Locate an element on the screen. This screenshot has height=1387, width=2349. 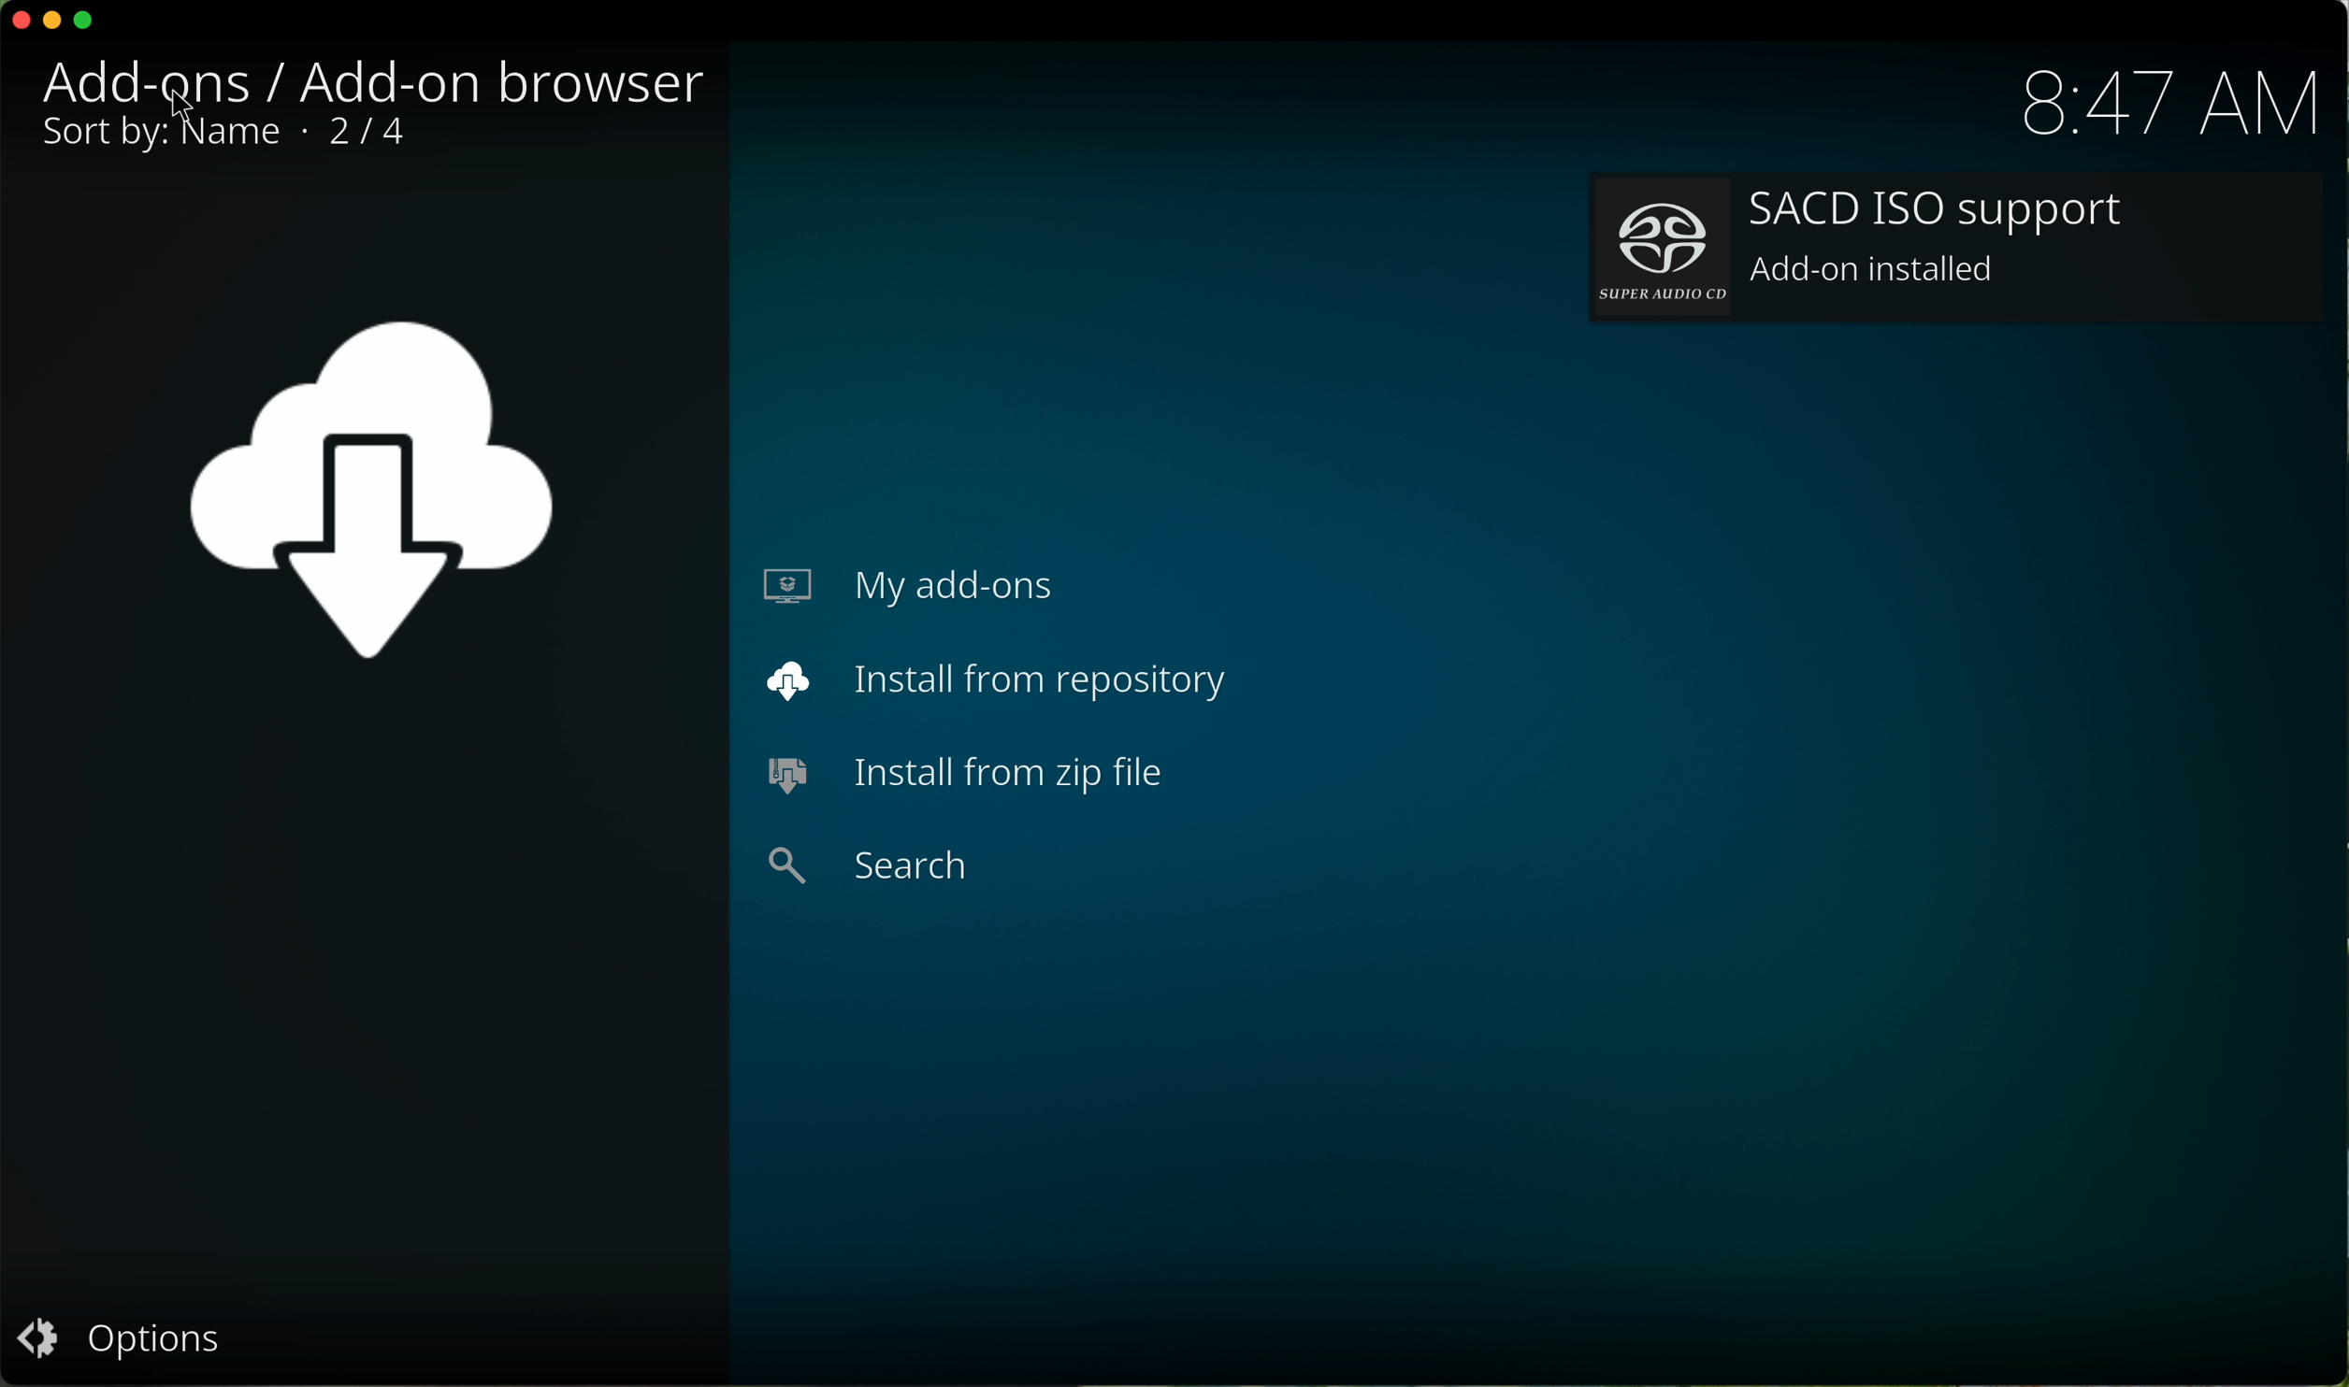
image is located at coordinates (369, 467).